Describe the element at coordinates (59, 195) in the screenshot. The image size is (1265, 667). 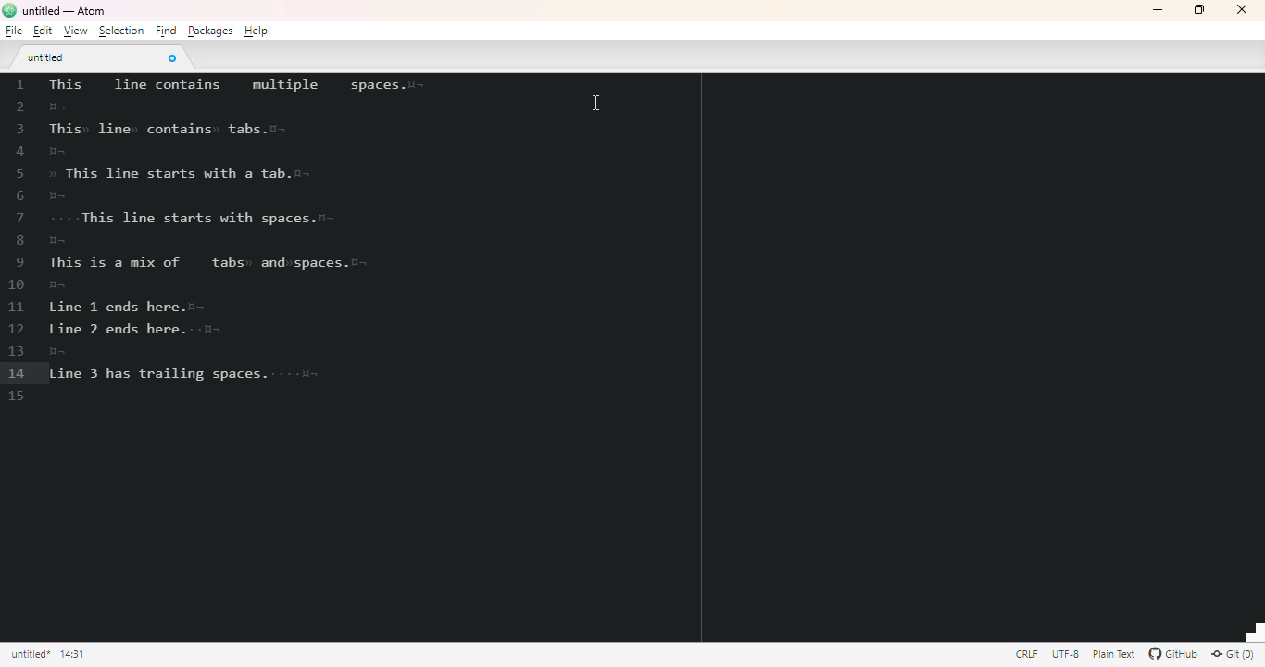
I see `invisible character` at that location.